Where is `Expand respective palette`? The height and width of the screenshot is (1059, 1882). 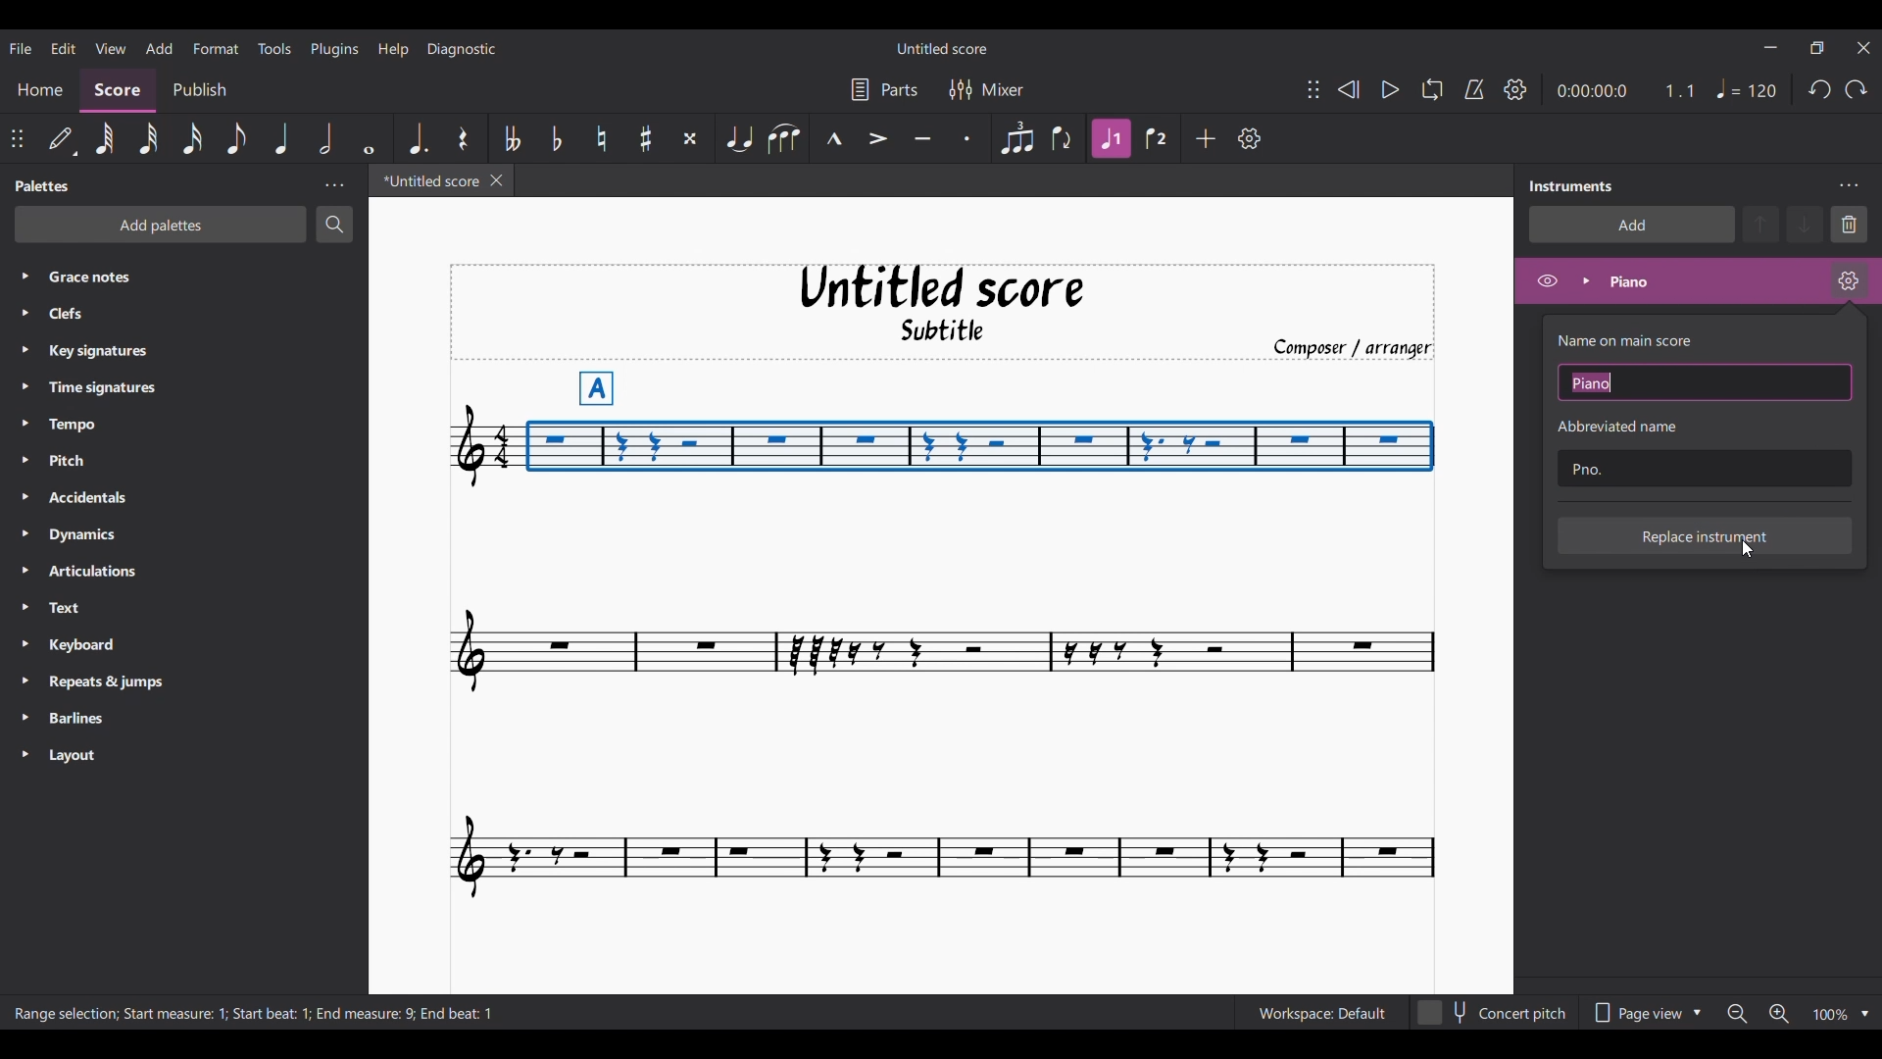
Expand respective palette is located at coordinates (18, 515).